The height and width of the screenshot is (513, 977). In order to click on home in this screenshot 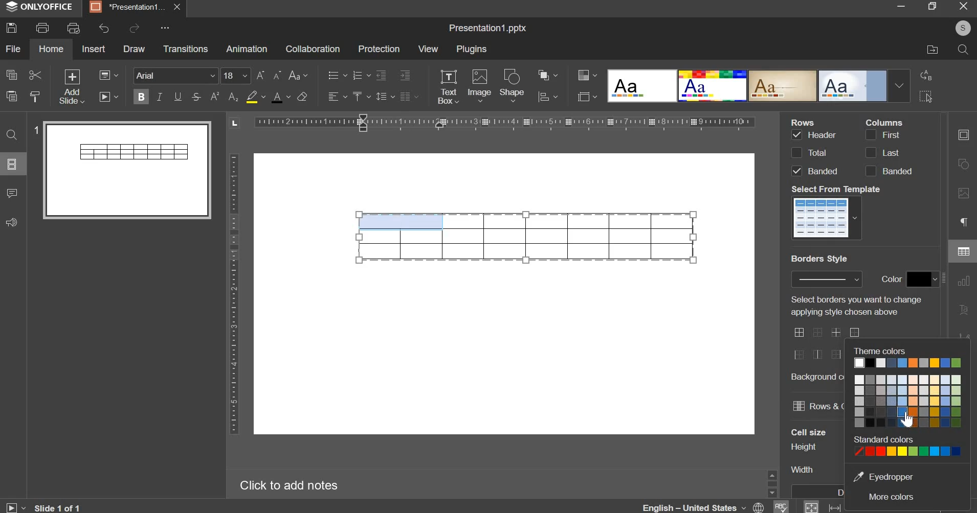, I will do `click(51, 49)`.